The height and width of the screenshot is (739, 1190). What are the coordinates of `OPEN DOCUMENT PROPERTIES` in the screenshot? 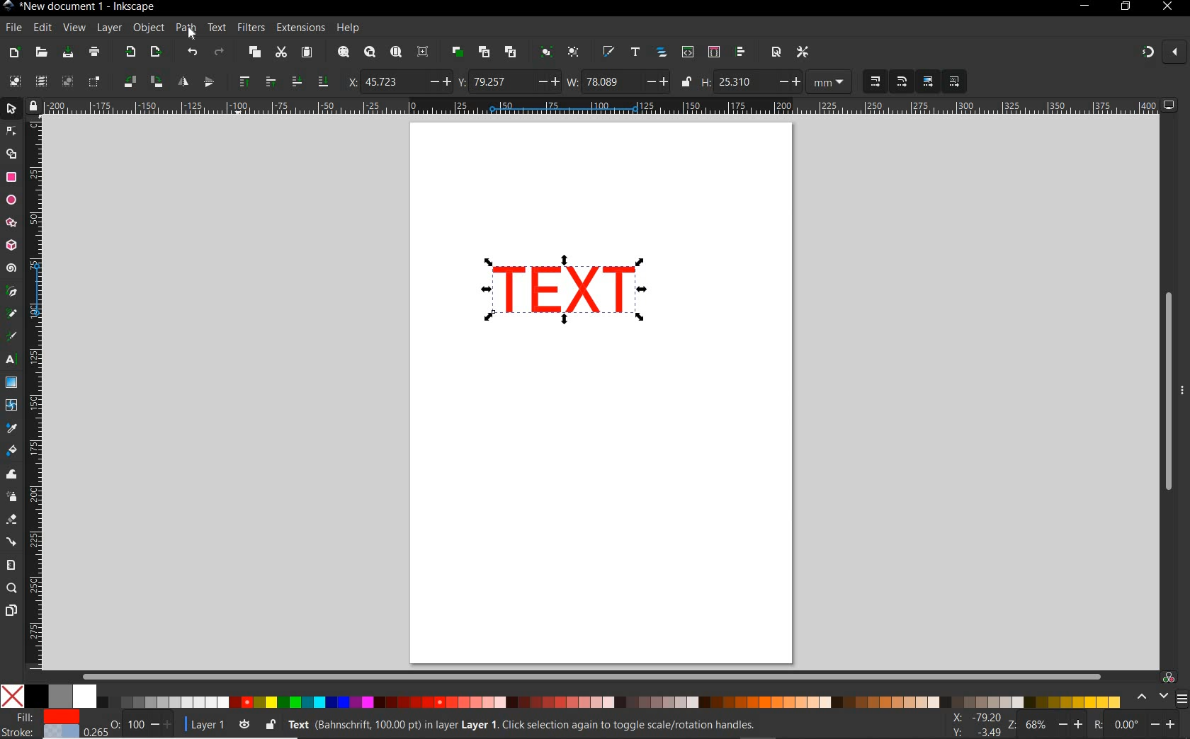 It's located at (776, 52).